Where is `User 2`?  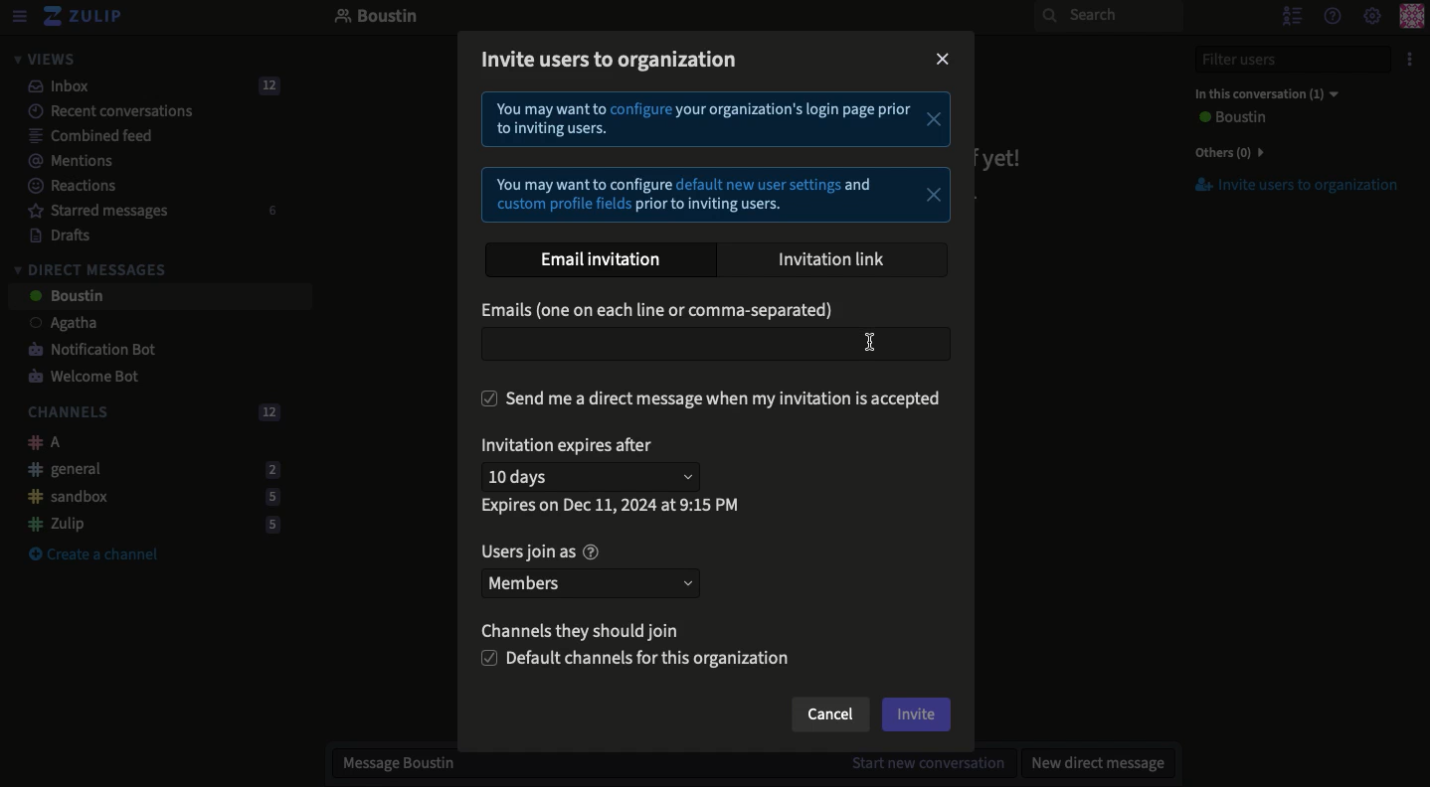 User 2 is located at coordinates (65, 297).